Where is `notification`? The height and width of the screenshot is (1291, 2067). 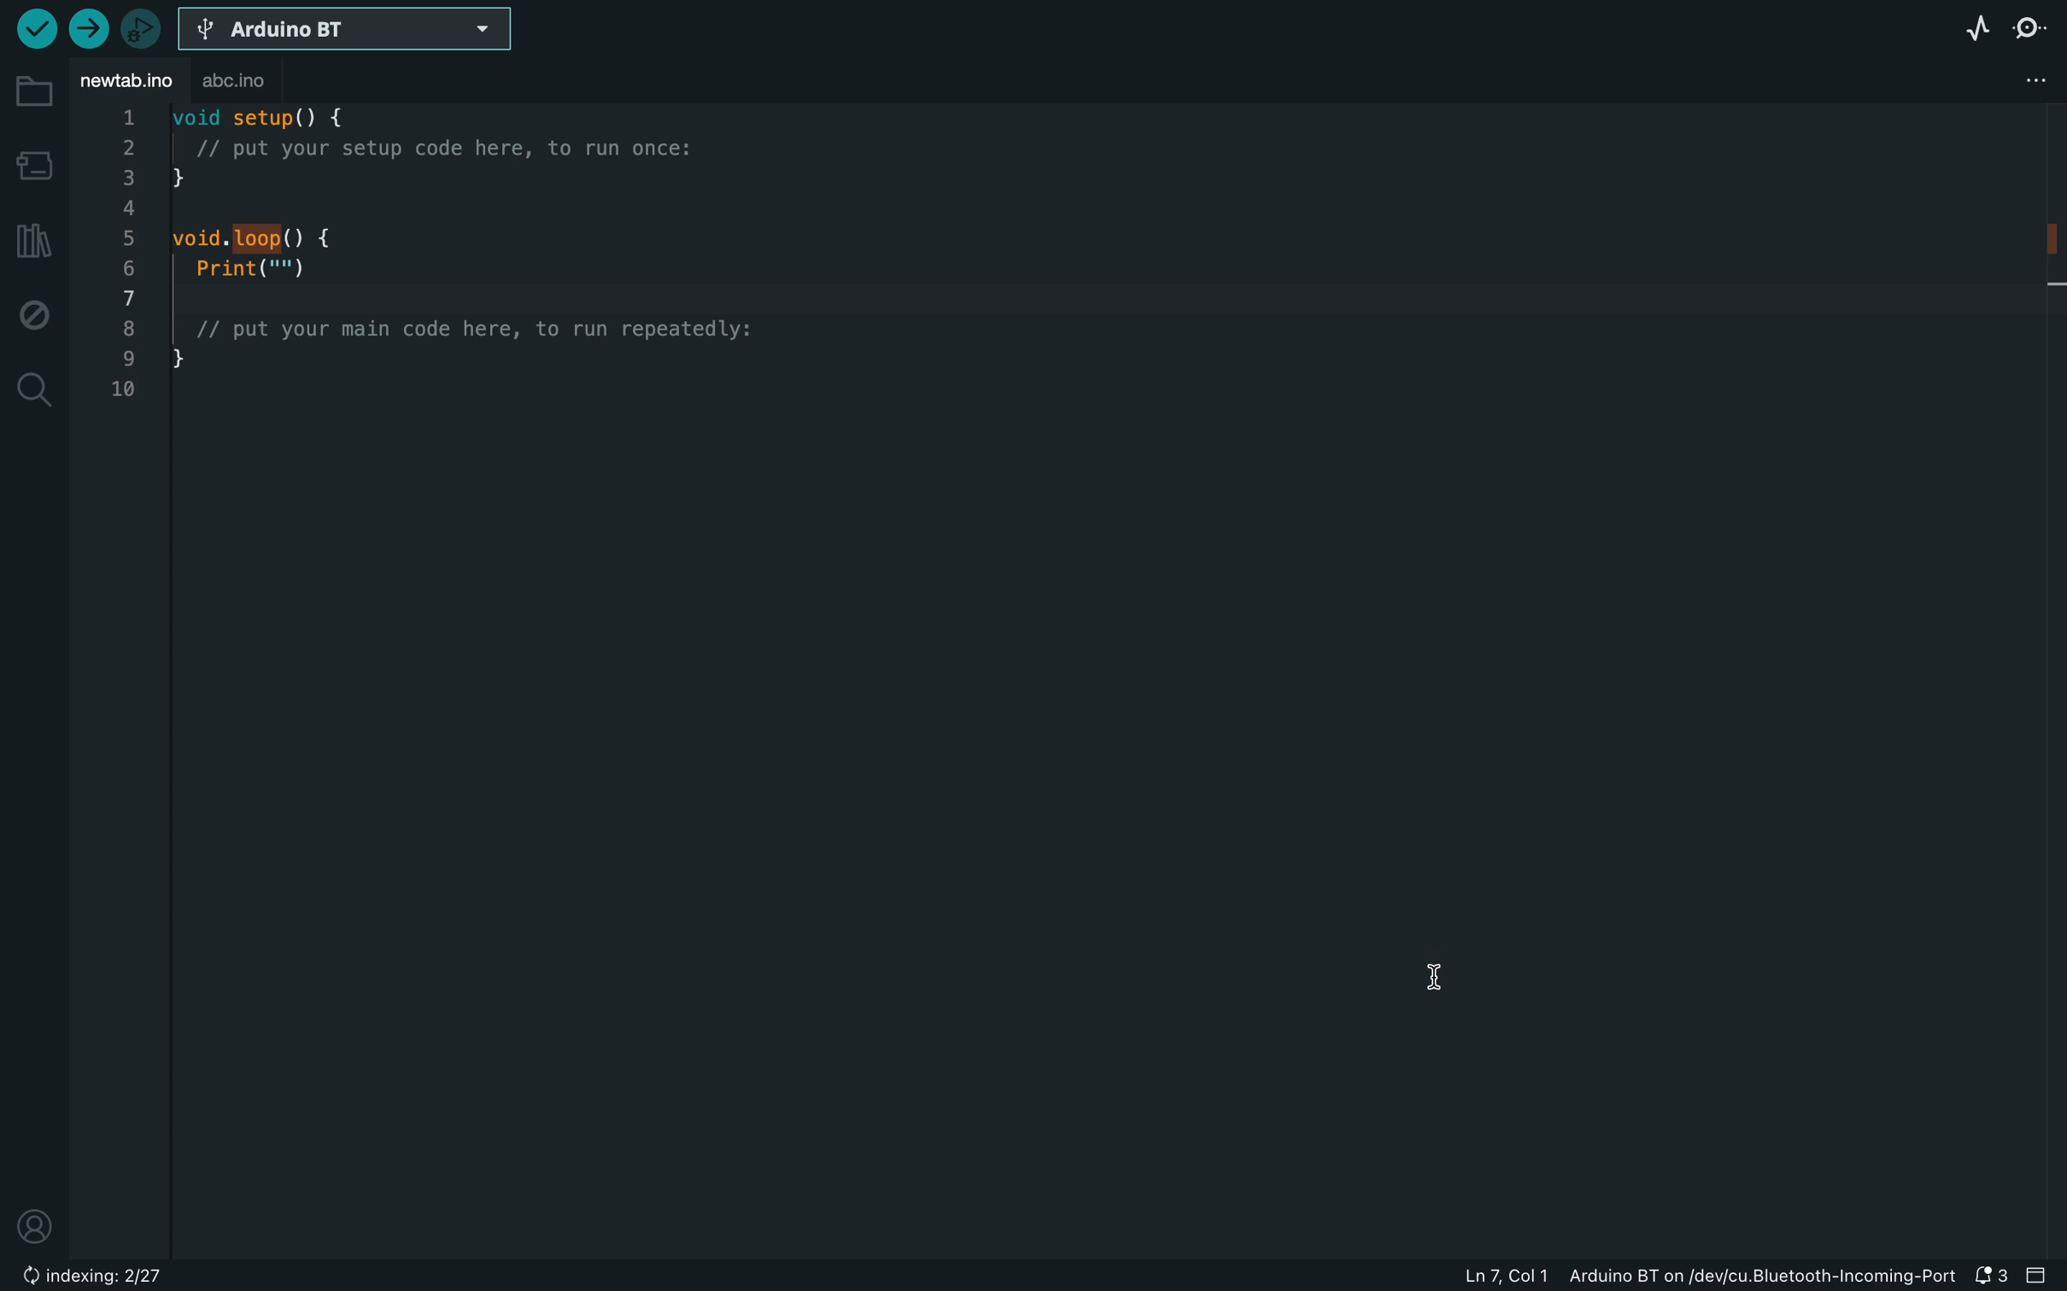 notification is located at coordinates (1993, 1277).